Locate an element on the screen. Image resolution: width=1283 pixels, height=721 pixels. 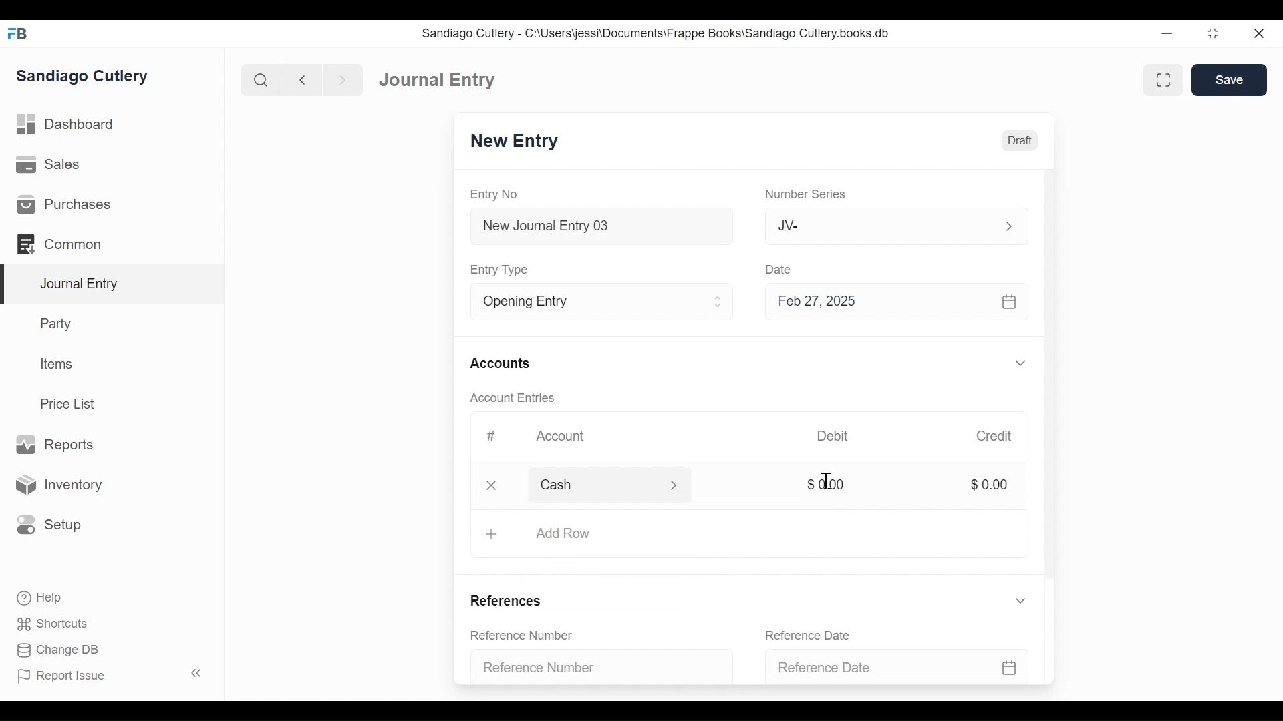
Save is located at coordinates (1231, 80).